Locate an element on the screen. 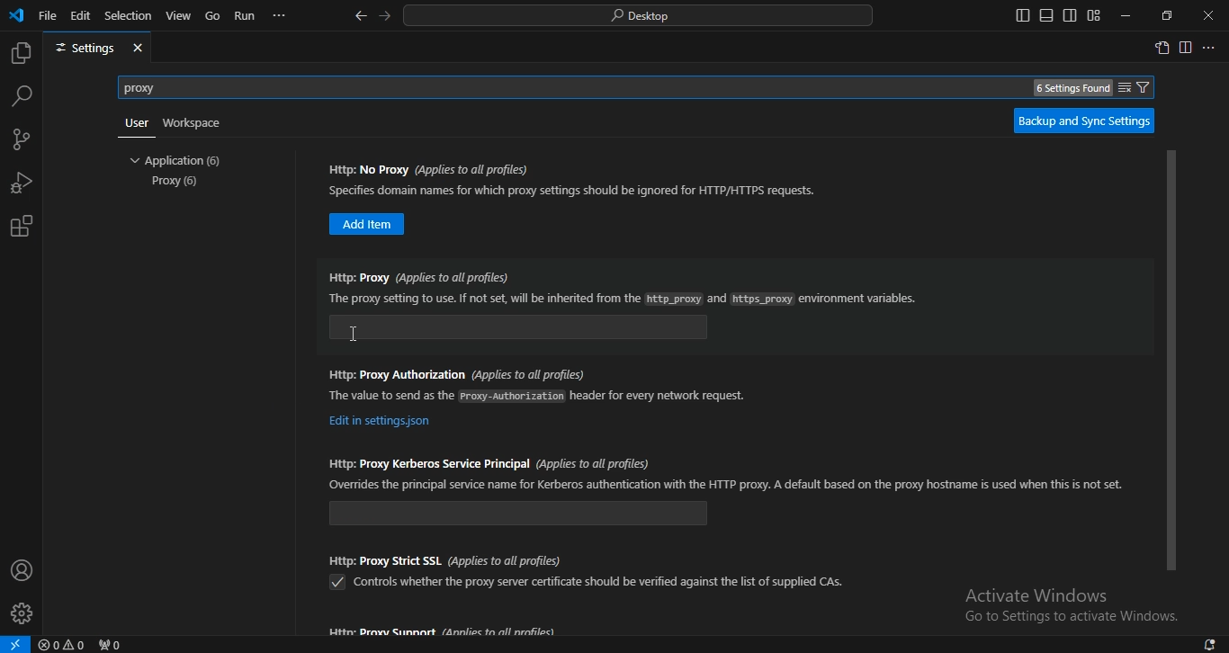 The image size is (1229, 653). go forward is located at coordinates (383, 17).